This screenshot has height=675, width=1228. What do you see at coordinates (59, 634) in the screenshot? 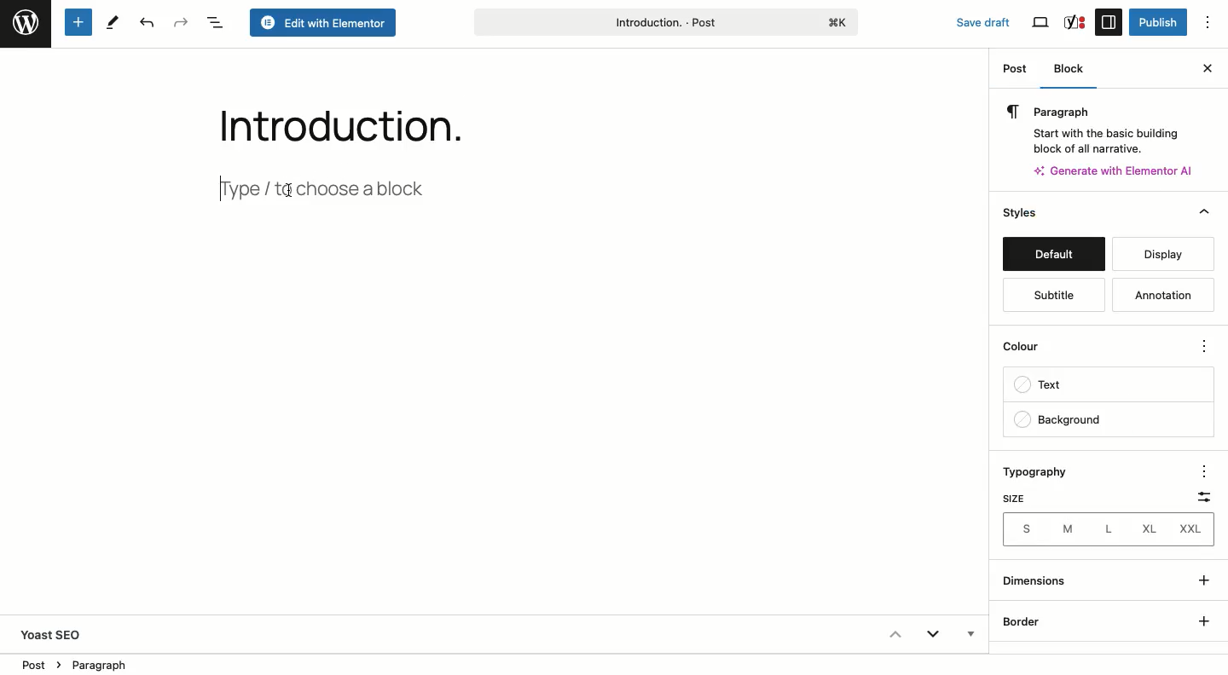
I see `Yoast SEO` at bounding box center [59, 634].